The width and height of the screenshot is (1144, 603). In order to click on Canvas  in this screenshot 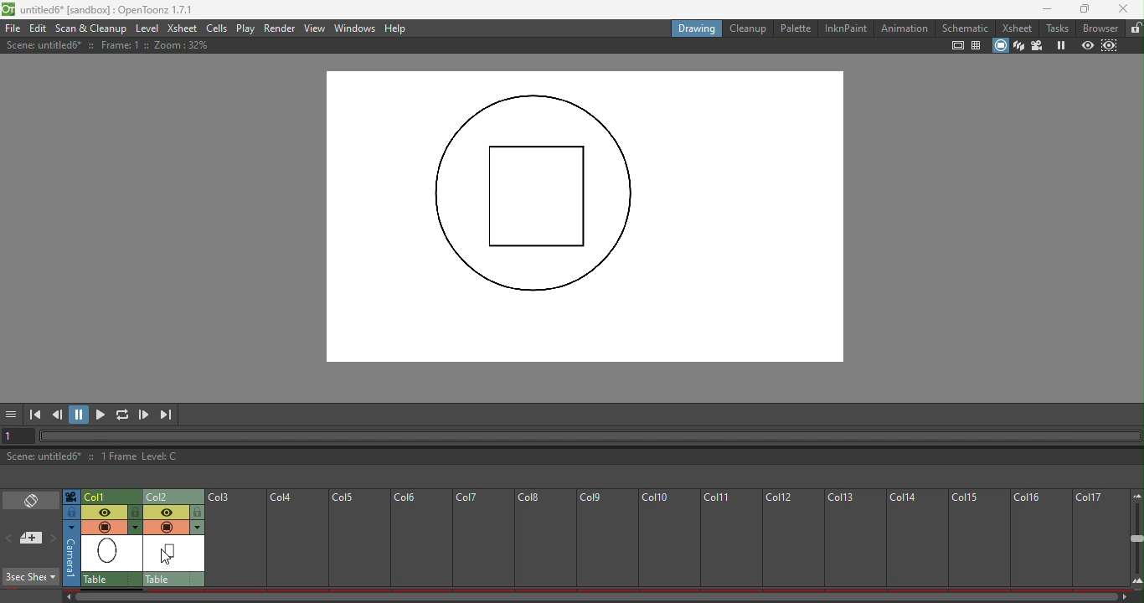, I will do `click(581, 219)`.